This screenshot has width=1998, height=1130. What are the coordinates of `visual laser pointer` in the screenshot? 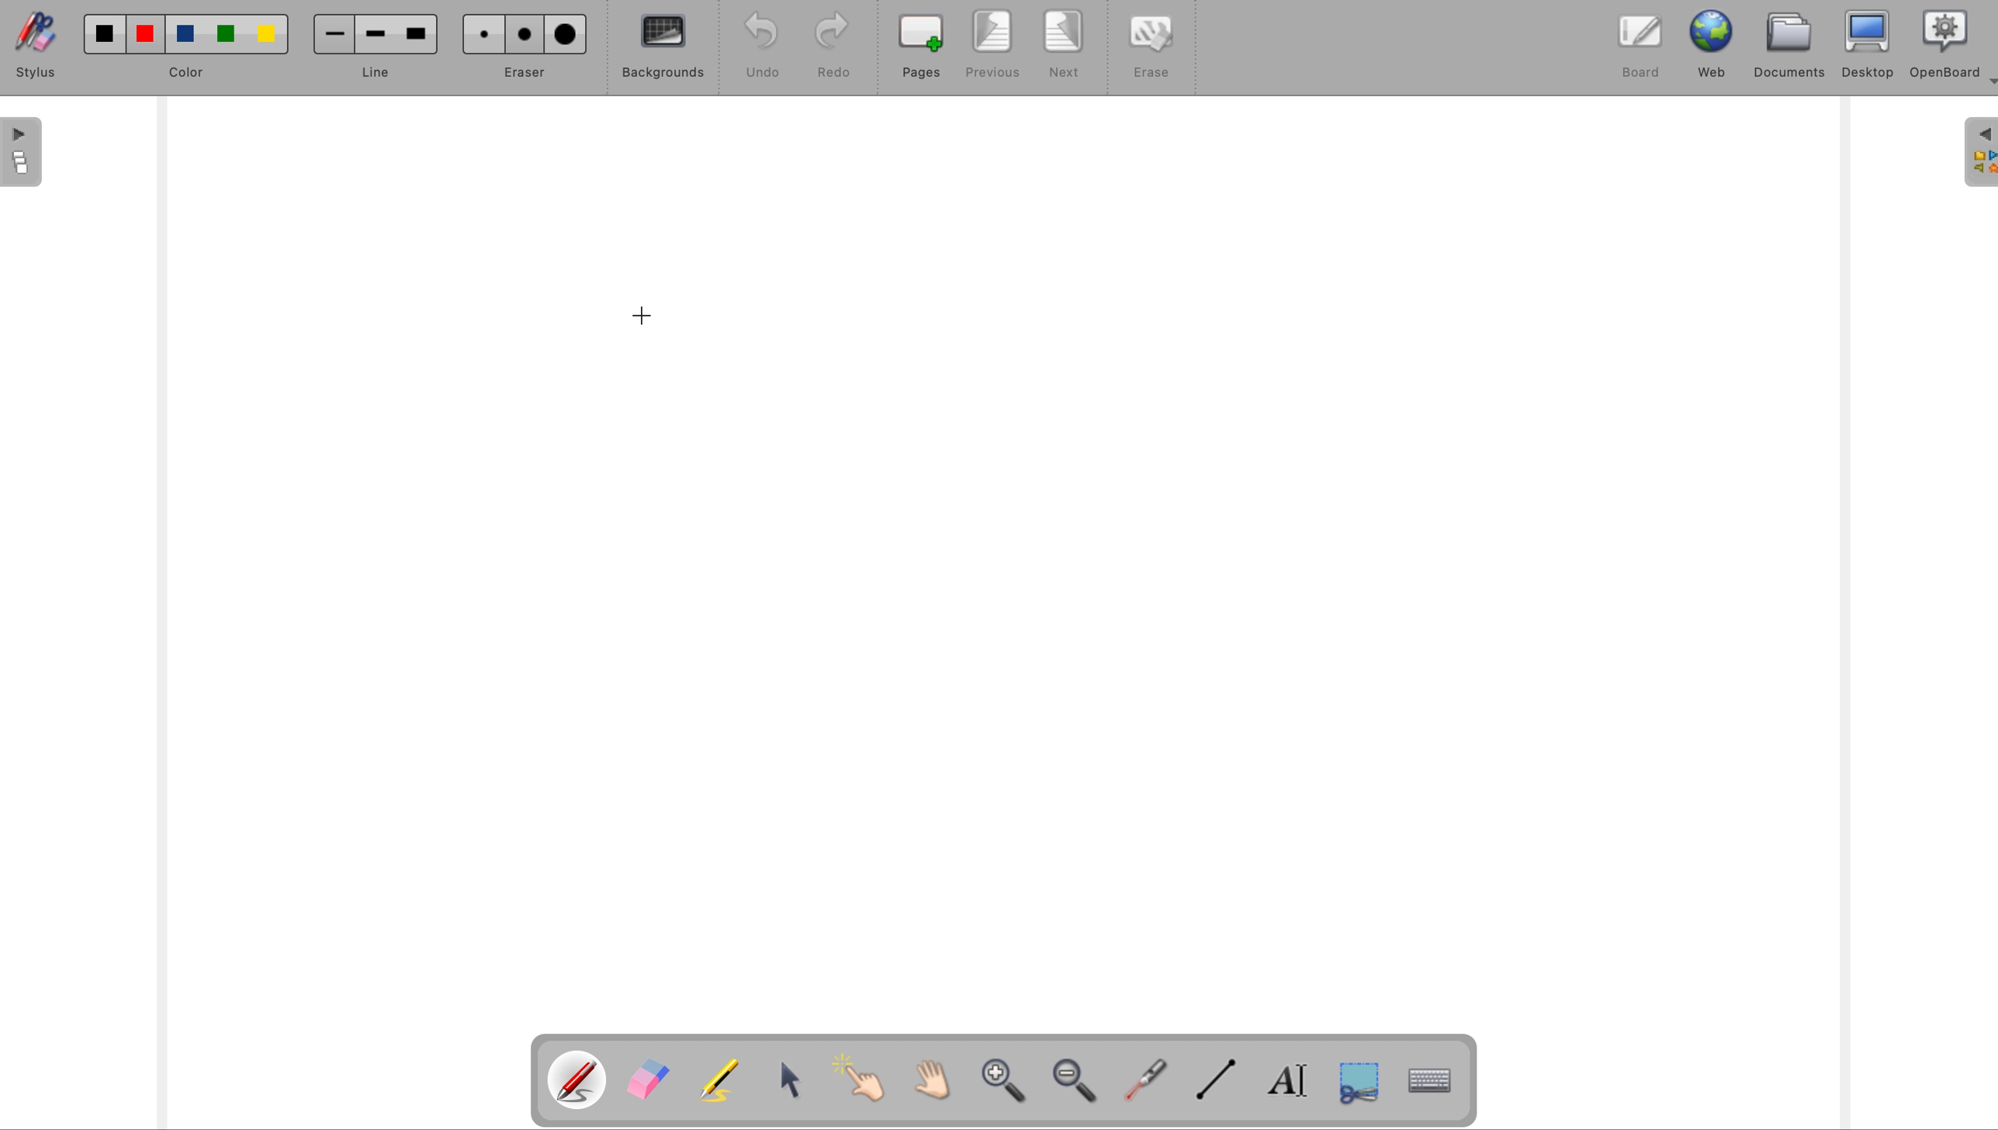 It's located at (1147, 1083).